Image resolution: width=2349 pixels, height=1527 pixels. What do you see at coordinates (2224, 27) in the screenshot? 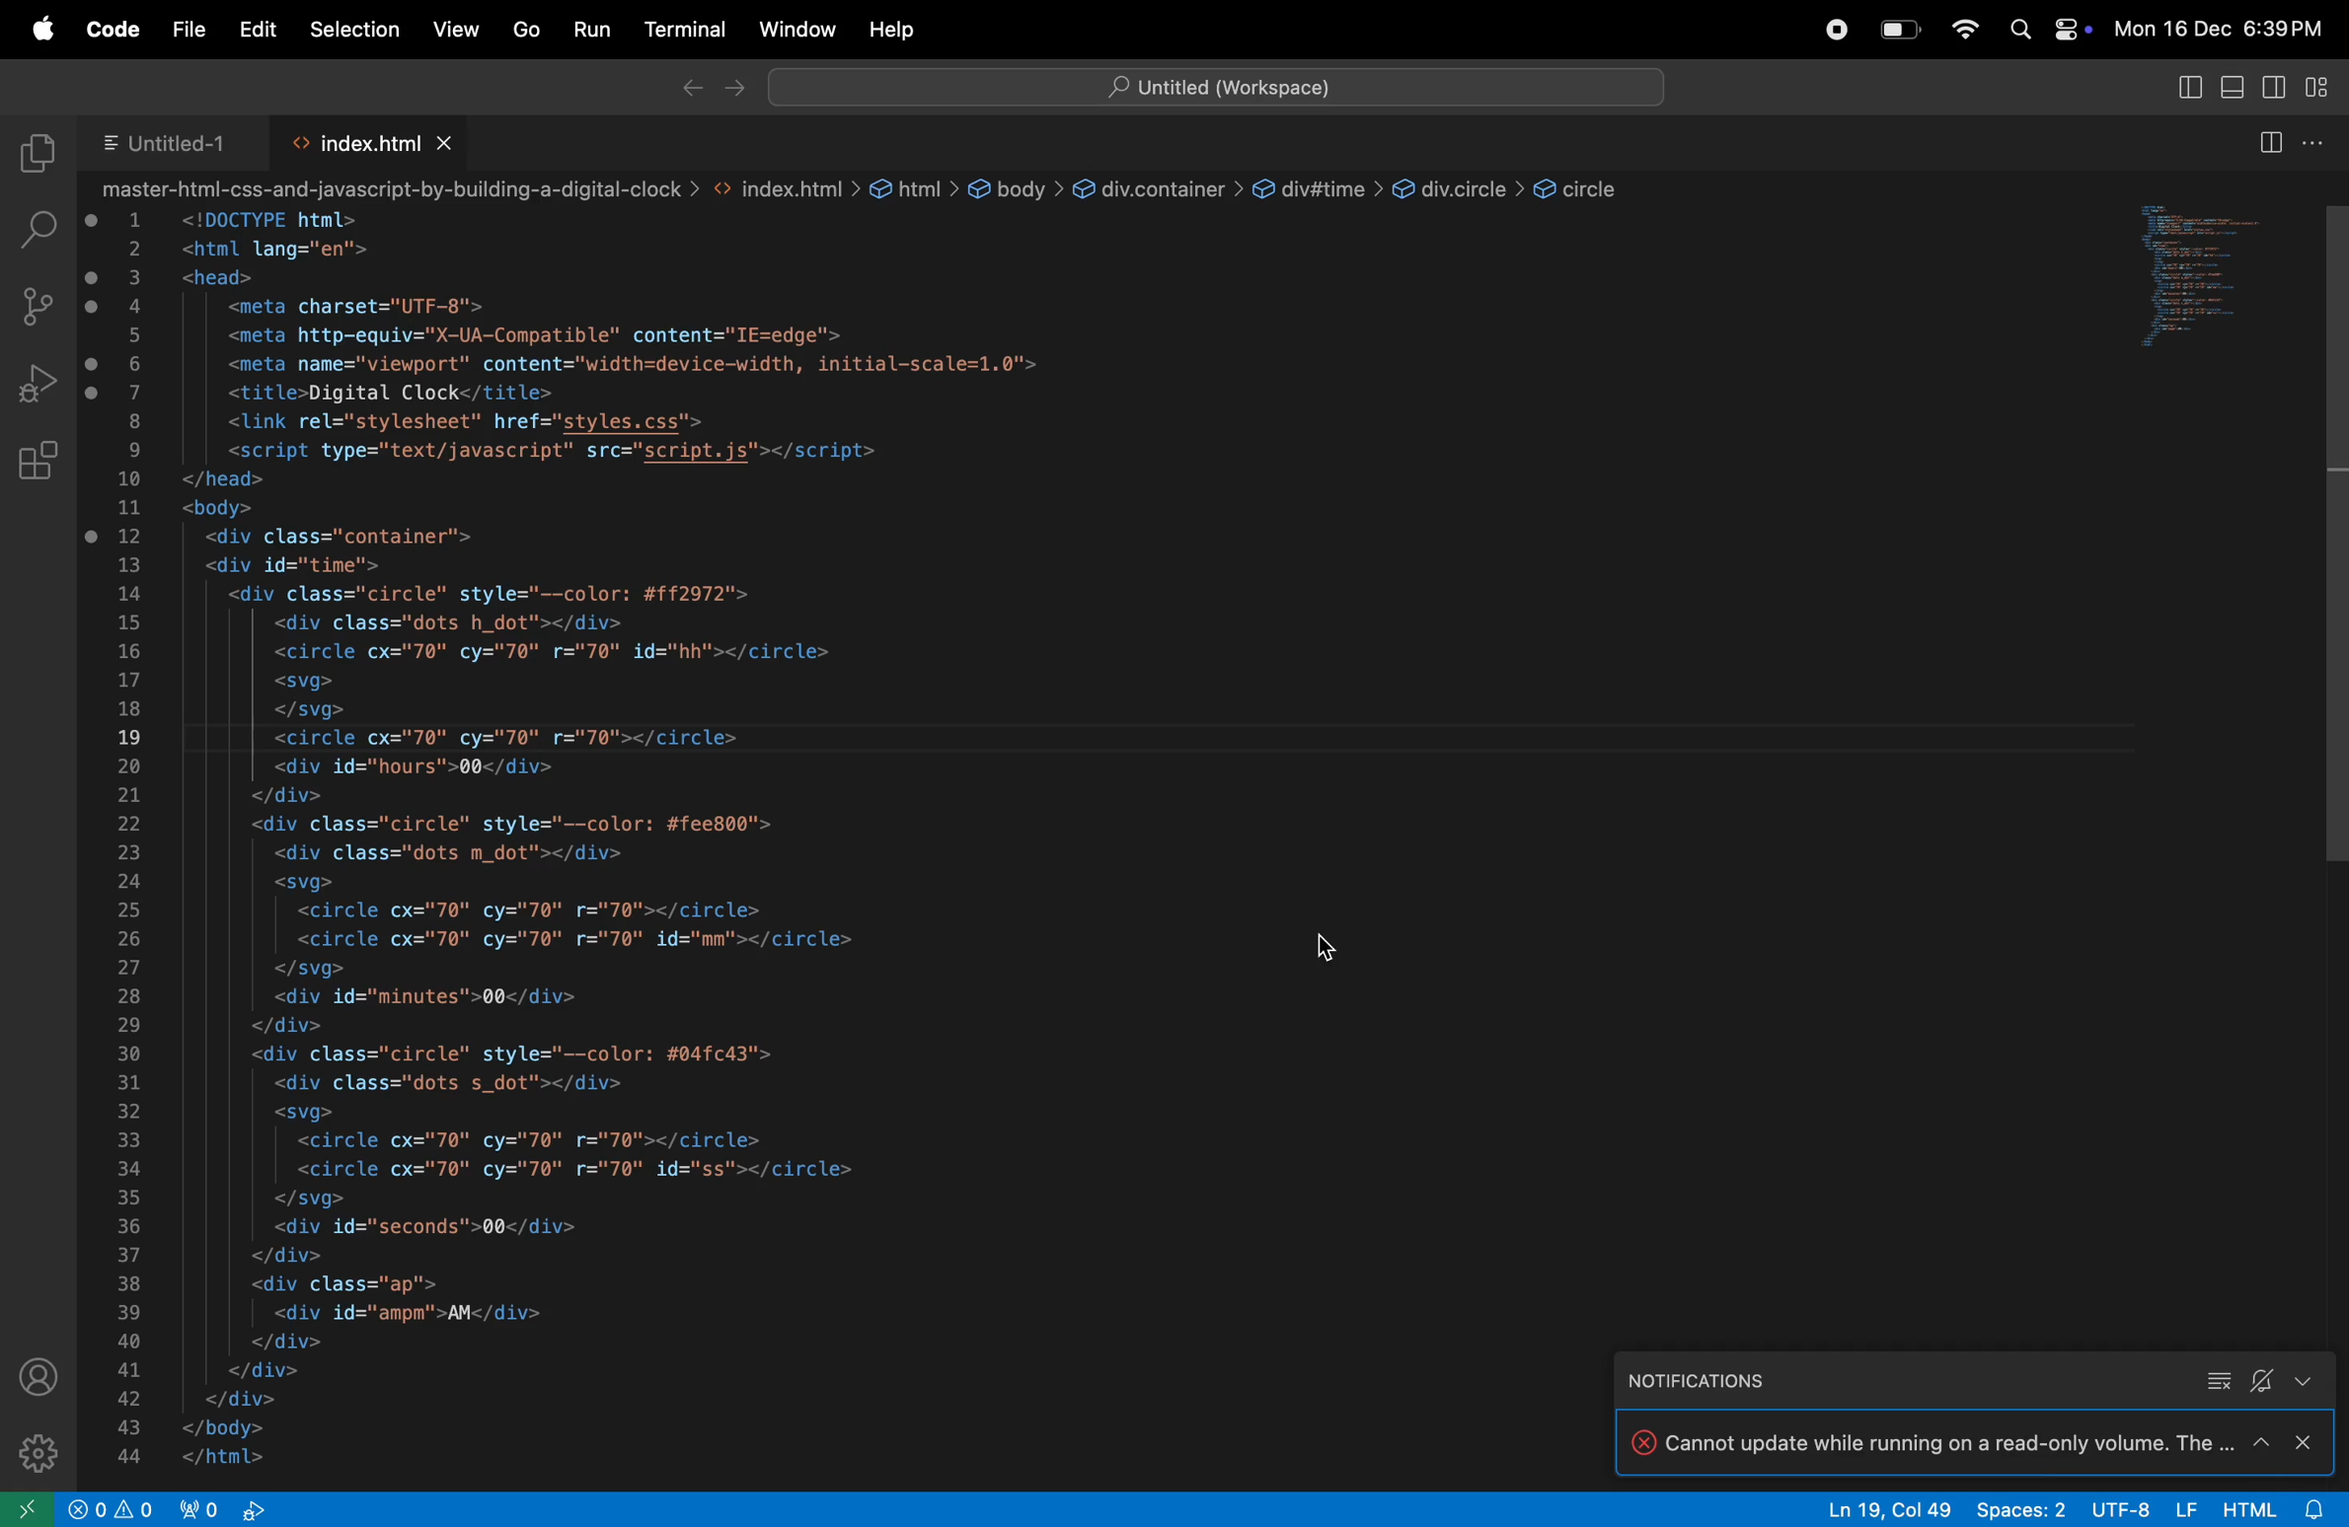
I see `date and time` at bounding box center [2224, 27].